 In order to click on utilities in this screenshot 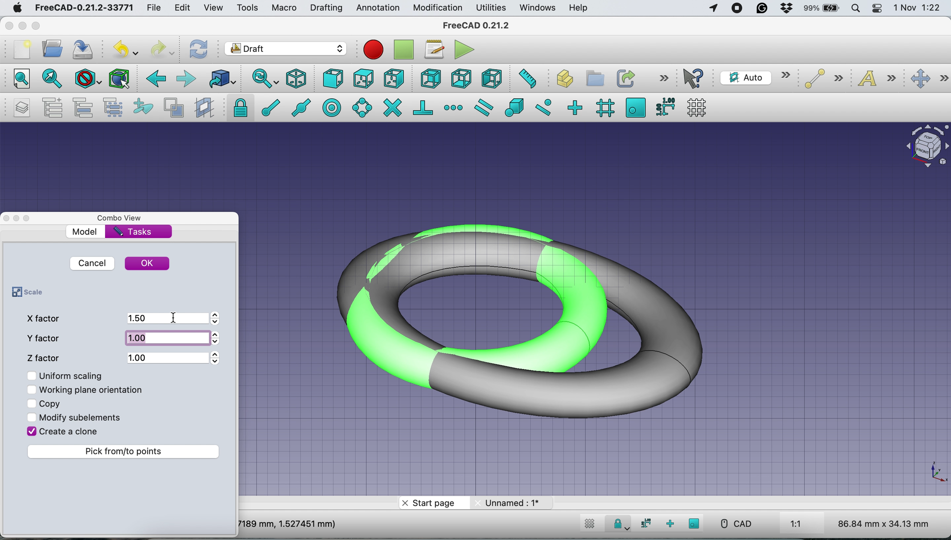, I will do `click(492, 8)`.